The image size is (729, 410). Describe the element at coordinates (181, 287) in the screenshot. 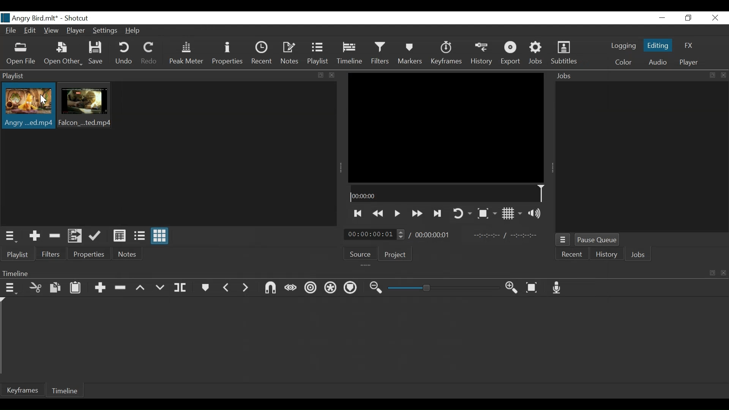

I see `Split at playhead` at that location.